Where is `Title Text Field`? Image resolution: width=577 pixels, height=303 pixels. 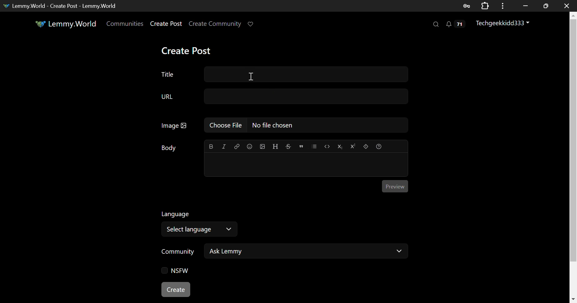
Title Text Field is located at coordinates (281, 75).